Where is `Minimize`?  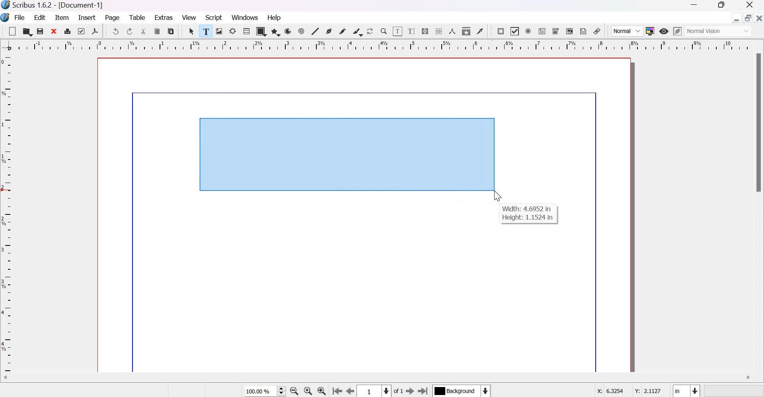 Minimize is located at coordinates (694, 6).